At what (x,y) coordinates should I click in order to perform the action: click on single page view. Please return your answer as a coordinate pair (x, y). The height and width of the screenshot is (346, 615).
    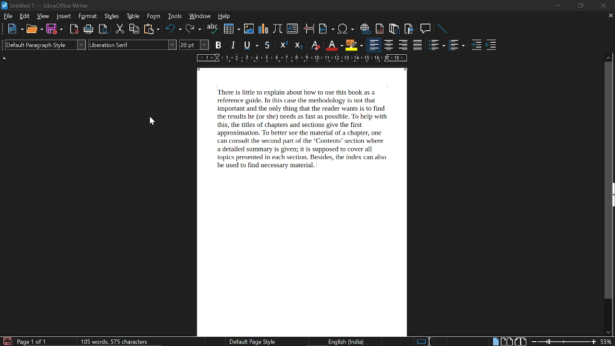
    Looking at the image, I should click on (495, 341).